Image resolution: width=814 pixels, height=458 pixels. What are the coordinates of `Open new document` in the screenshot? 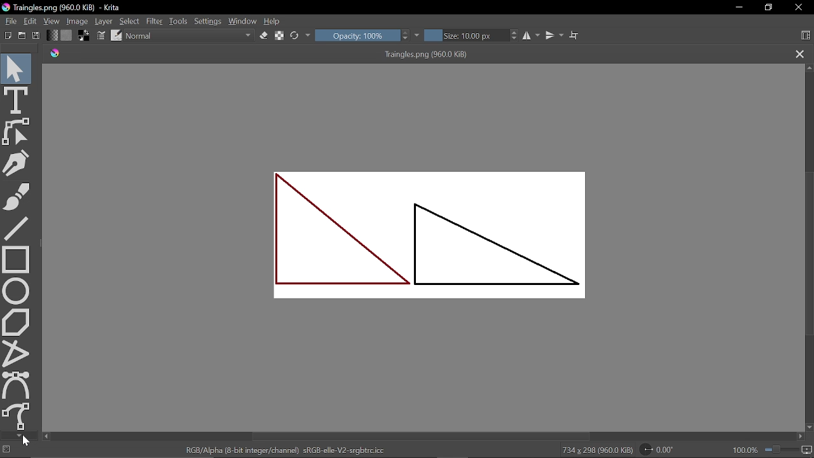 It's located at (22, 36).